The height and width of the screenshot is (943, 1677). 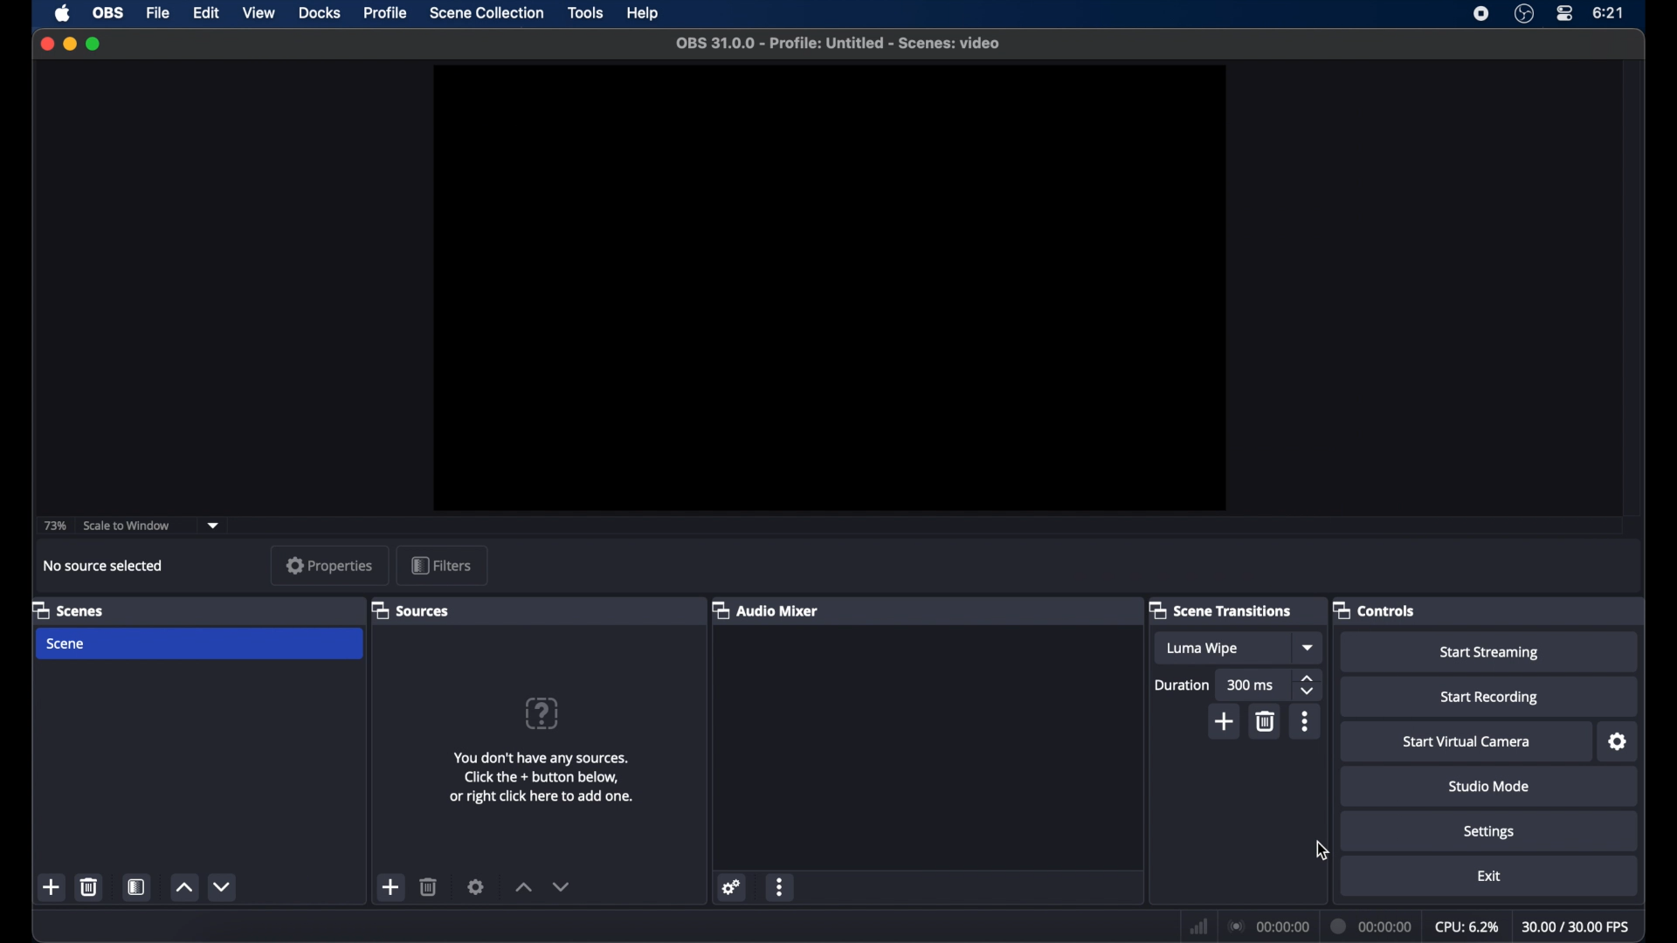 What do you see at coordinates (62, 14) in the screenshot?
I see `apple icon` at bounding box center [62, 14].